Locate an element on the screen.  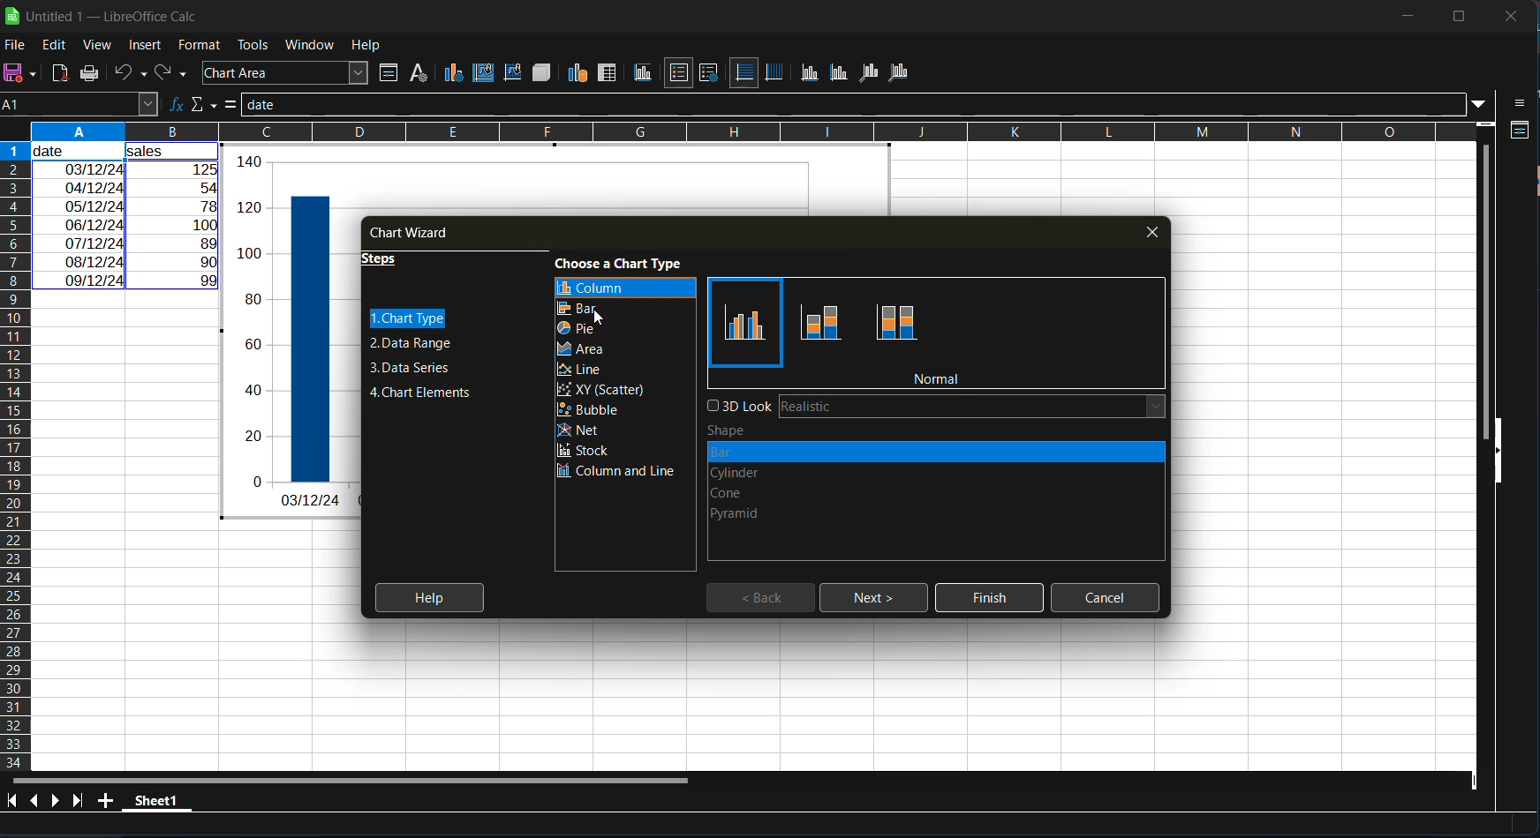
format selection is located at coordinates (386, 74).